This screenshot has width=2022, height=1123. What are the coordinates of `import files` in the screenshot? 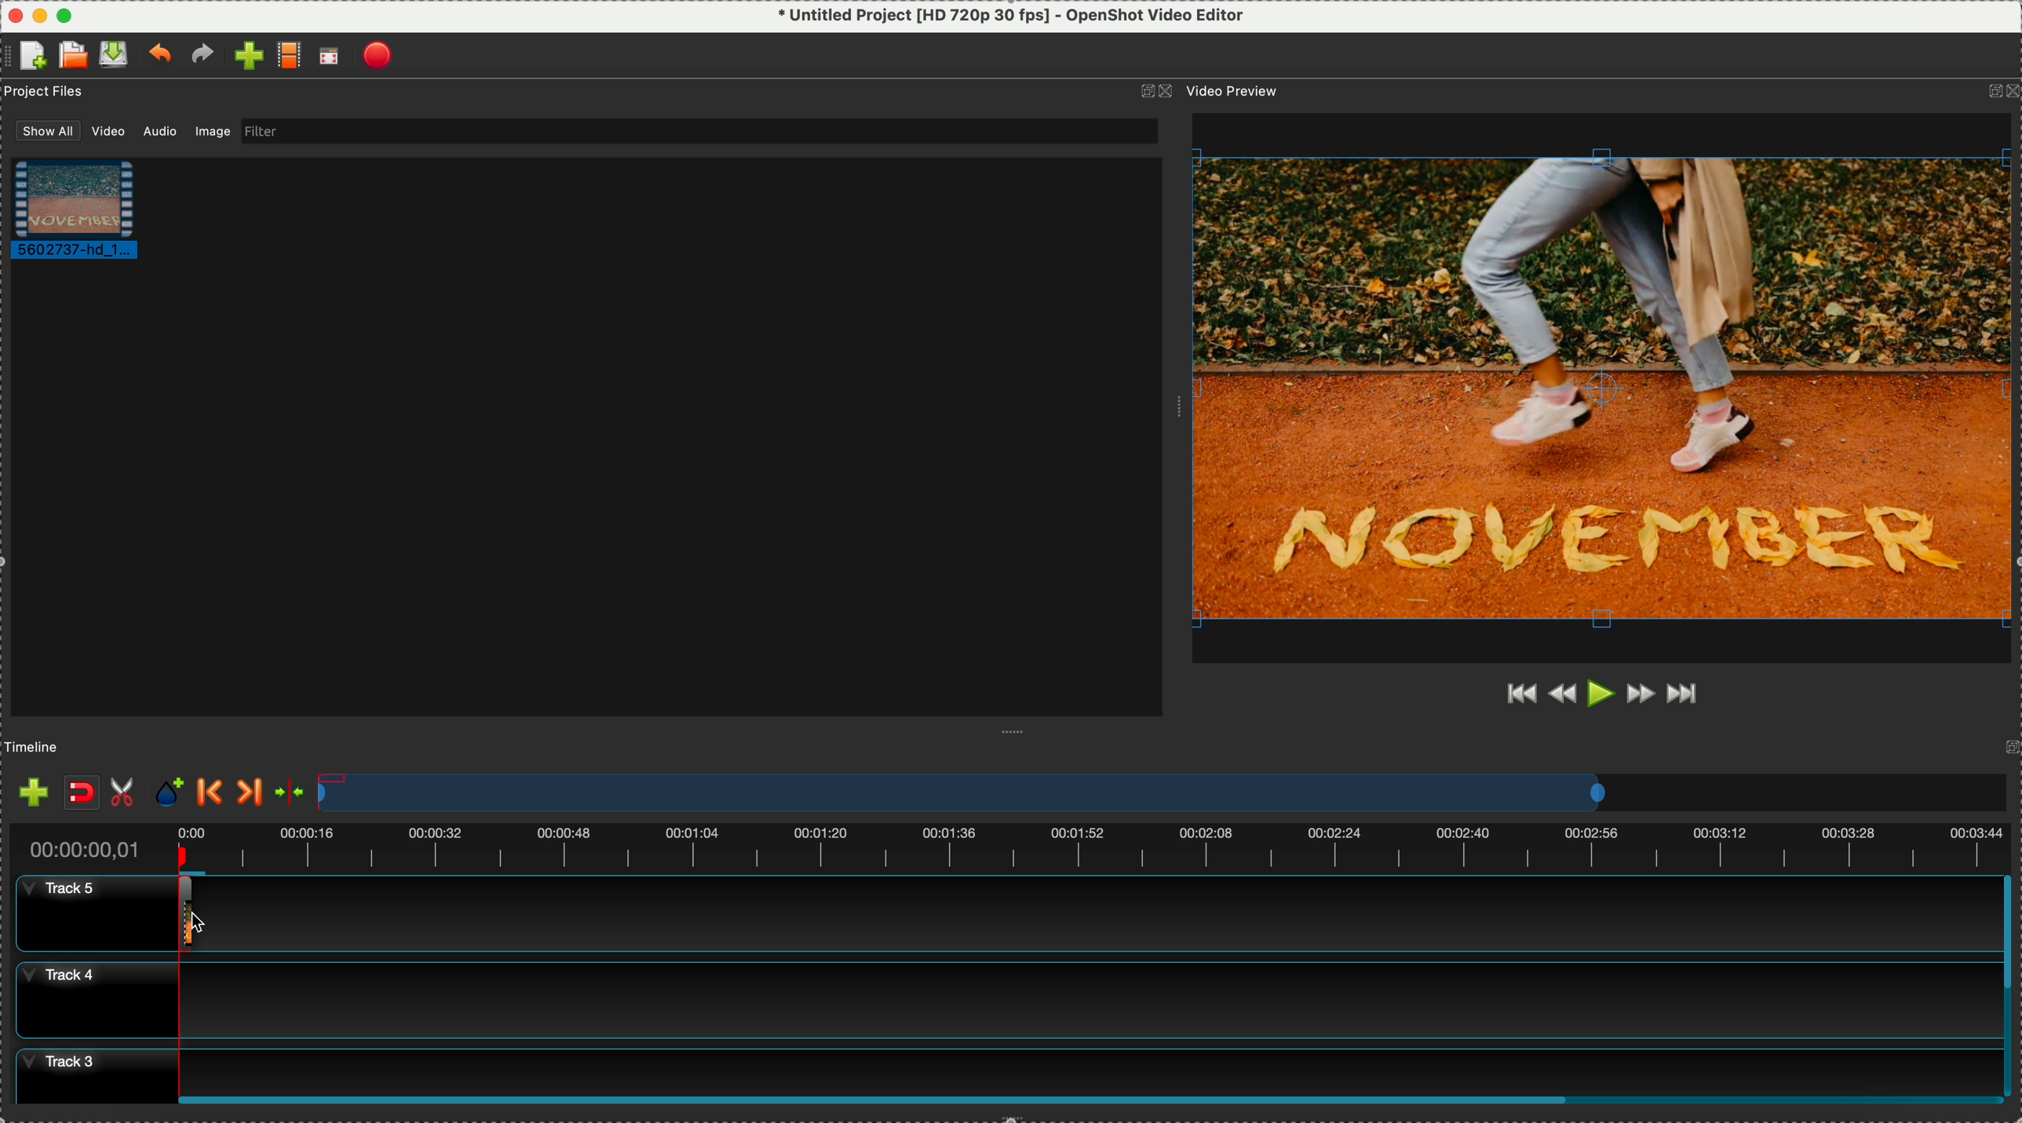 It's located at (29, 788).